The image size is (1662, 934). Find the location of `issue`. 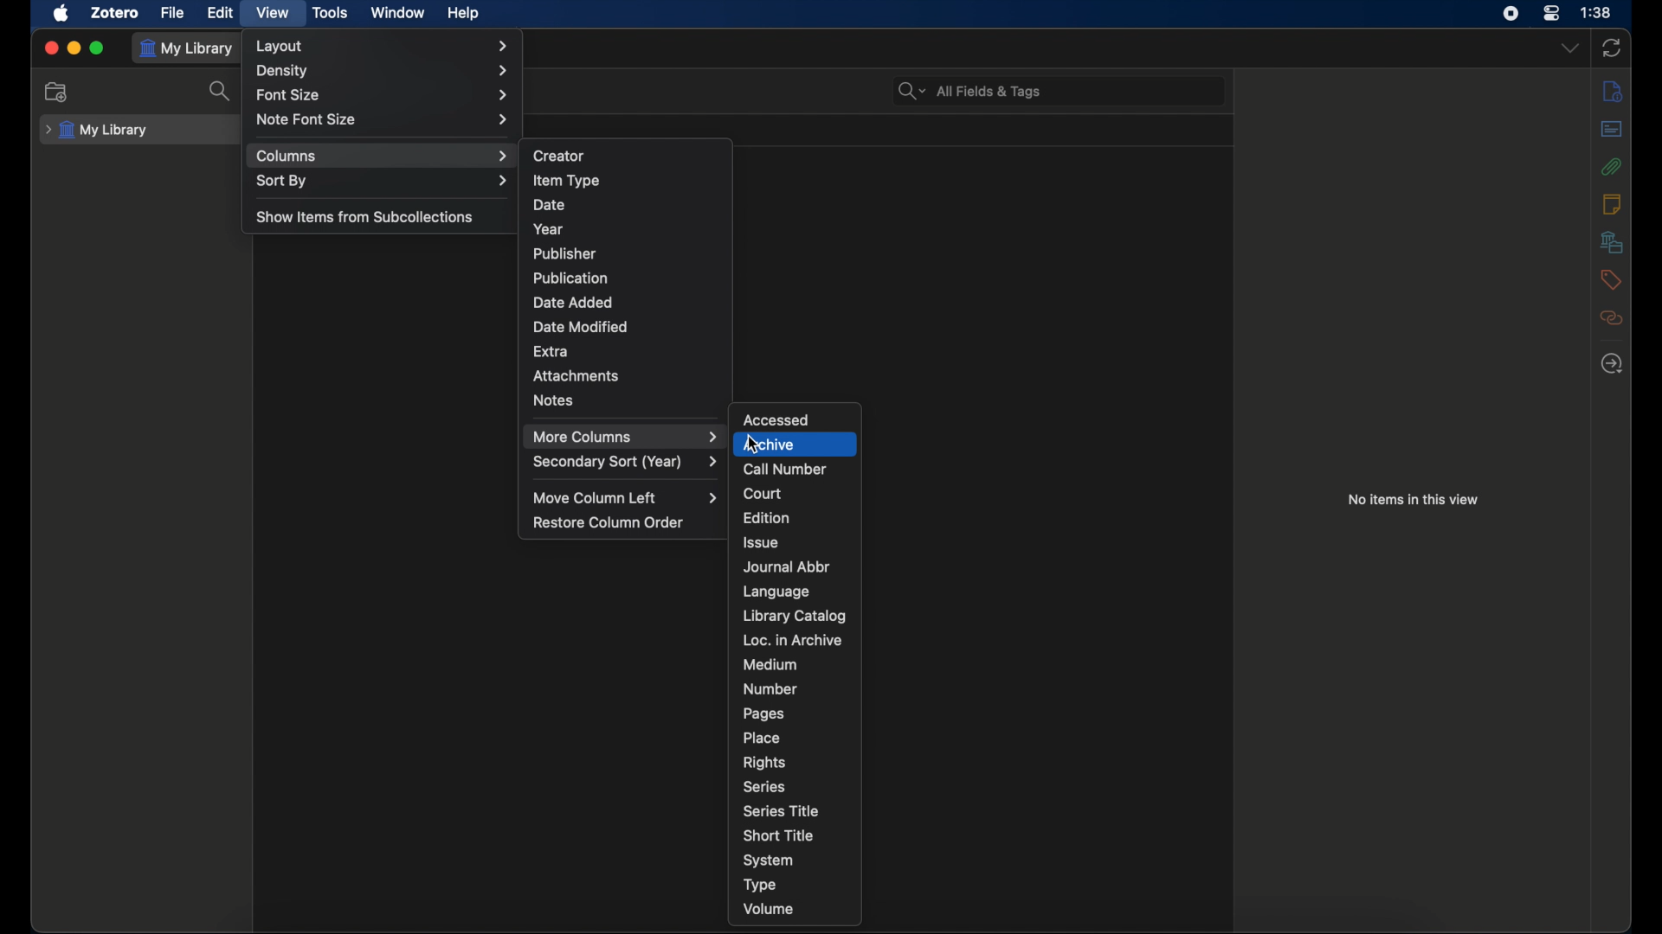

issue is located at coordinates (760, 543).